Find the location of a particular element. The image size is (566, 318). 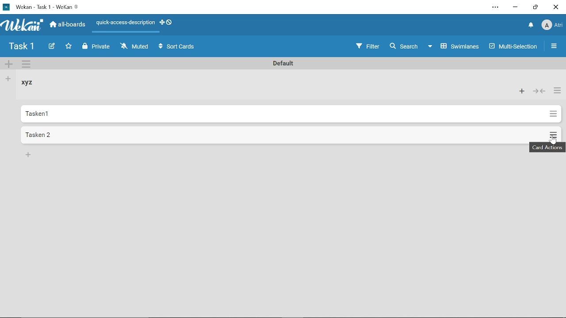

Edit is located at coordinates (52, 46).